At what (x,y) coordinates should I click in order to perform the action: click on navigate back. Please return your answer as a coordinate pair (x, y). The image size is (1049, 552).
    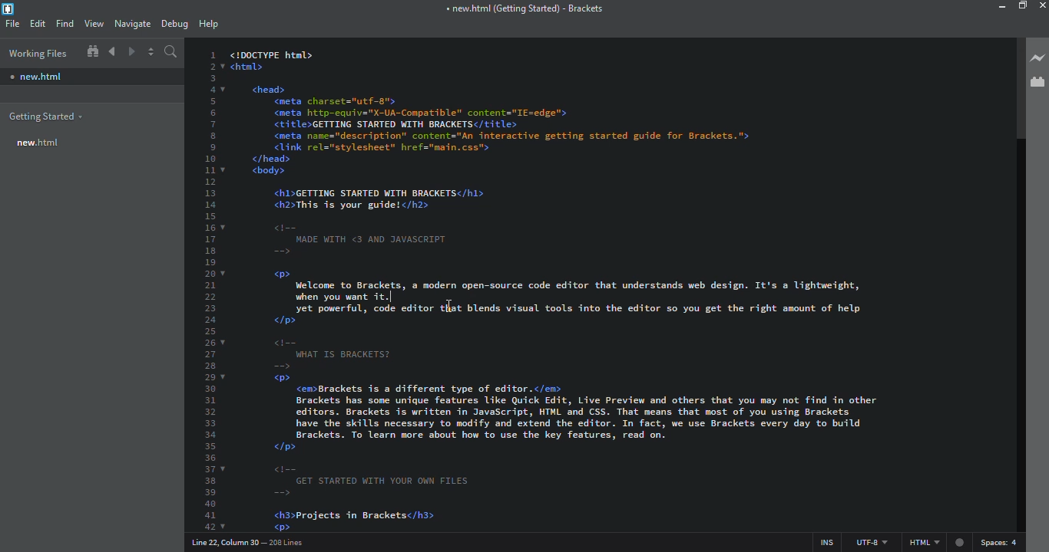
    Looking at the image, I should click on (113, 51).